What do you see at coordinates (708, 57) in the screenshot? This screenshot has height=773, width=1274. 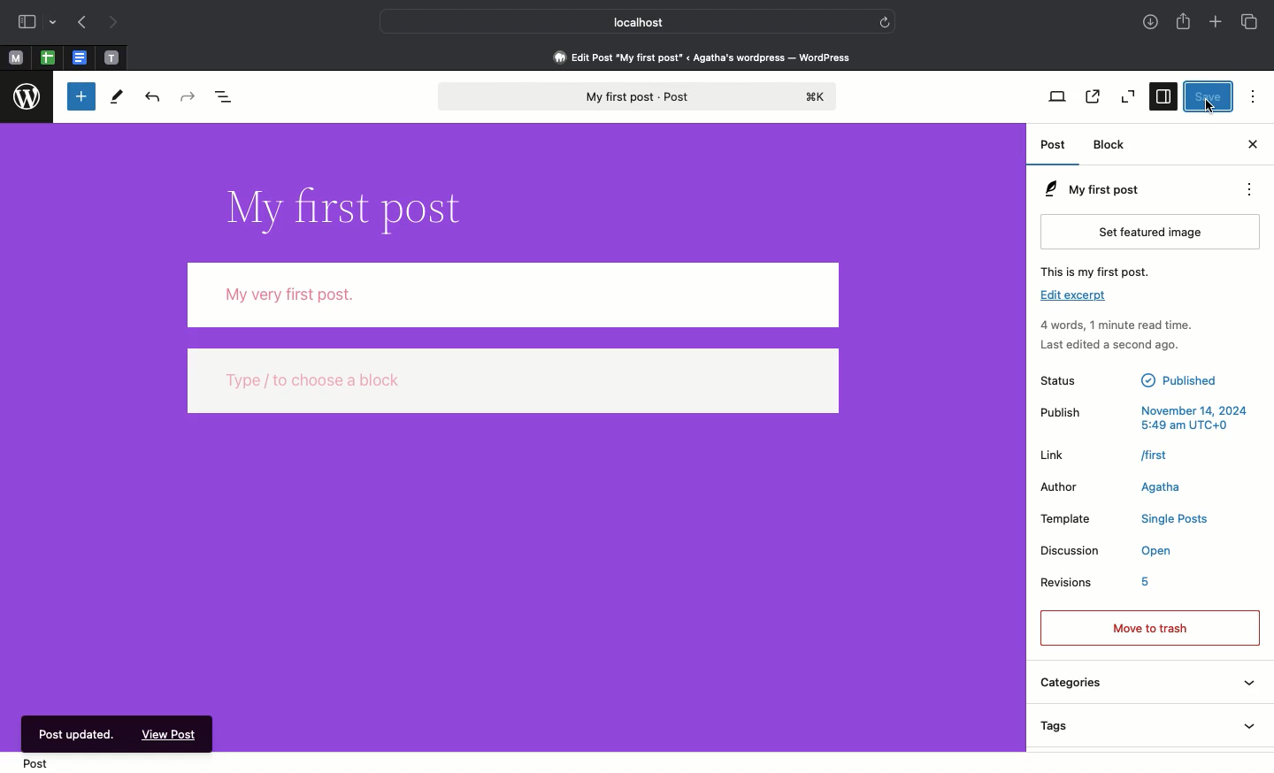 I see `Edit Post "My first post” « Agatha's wordpress — WordPress` at bounding box center [708, 57].